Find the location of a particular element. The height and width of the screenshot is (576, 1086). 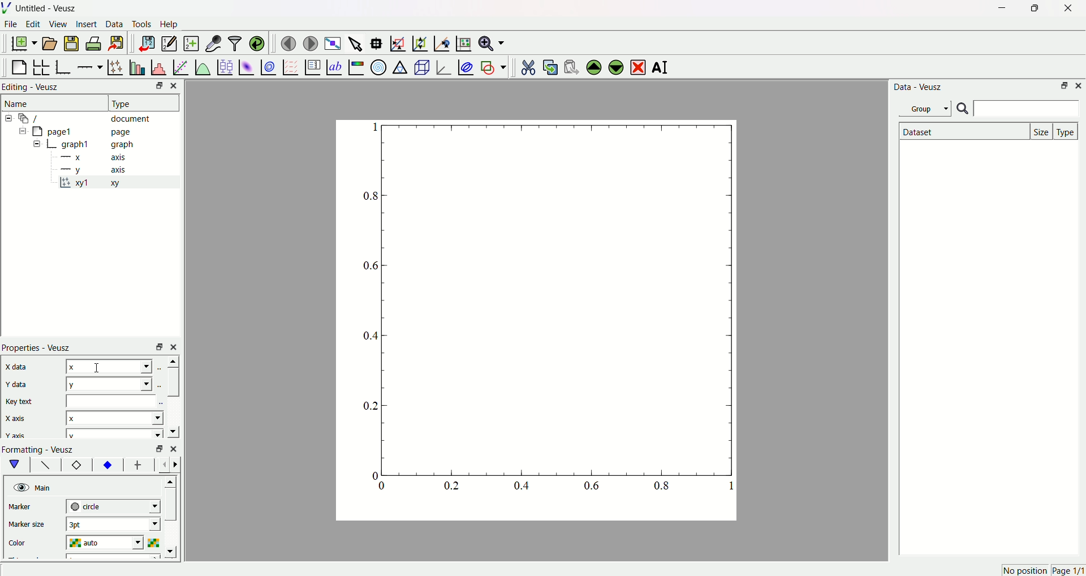

view plot full screen is located at coordinates (333, 42).